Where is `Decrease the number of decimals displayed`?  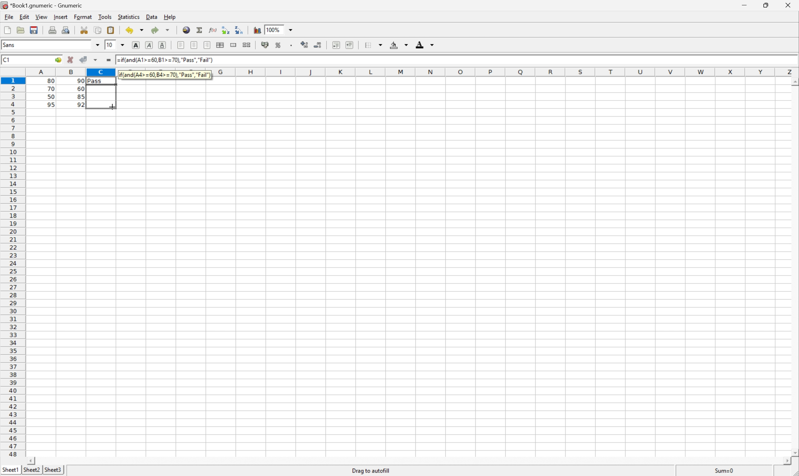 Decrease the number of decimals displayed is located at coordinates (319, 45).